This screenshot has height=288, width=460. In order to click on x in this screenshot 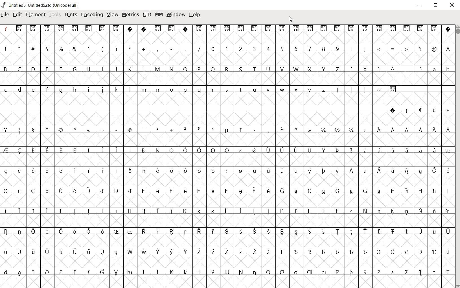, I will do `click(297, 90)`.